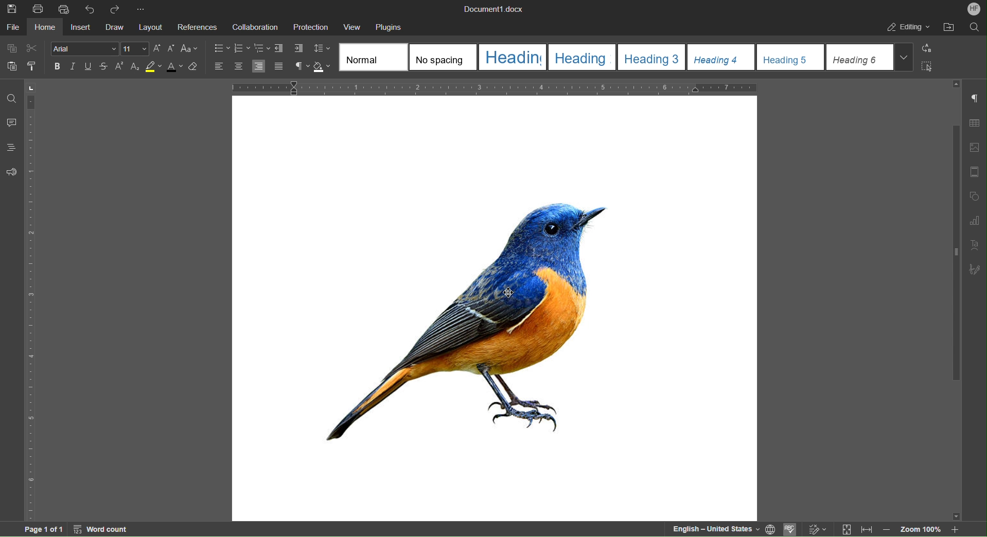 The width and height of the screenshot is (987, 537). What do you see at coordinates (11, 148) in the screenshot?
I see `Headings` at bounding box center [11, 148].